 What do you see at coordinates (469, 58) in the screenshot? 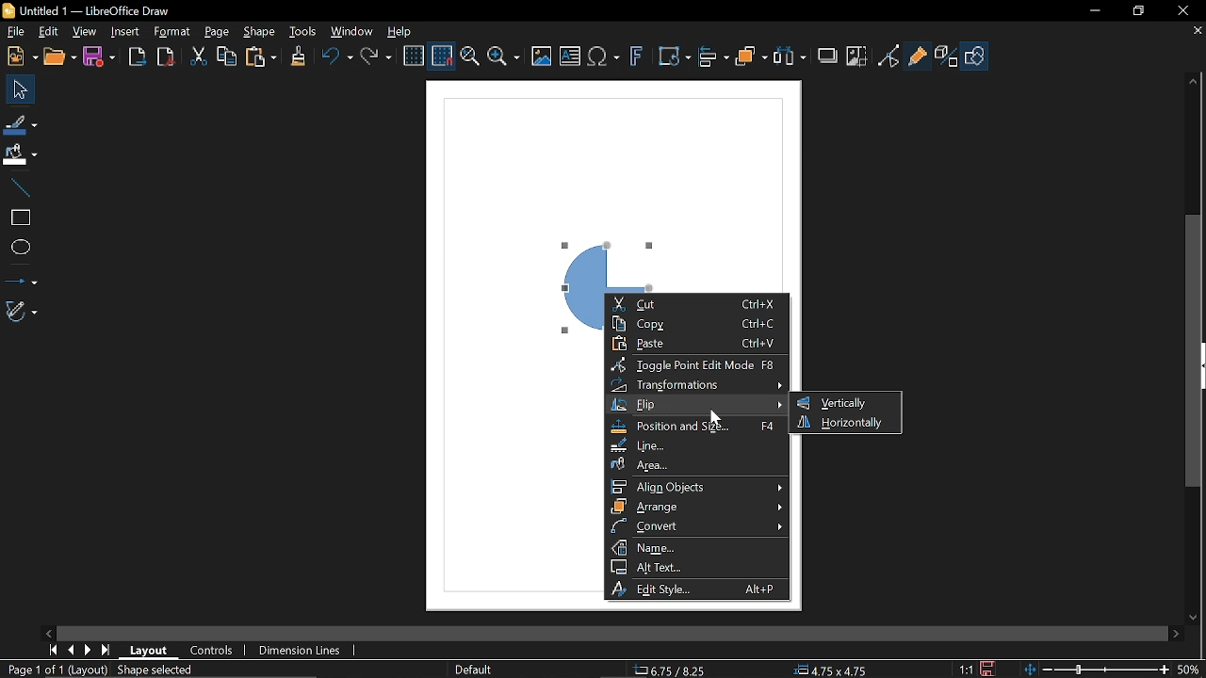
I see `Zoom and pan` at bounding box center [469, 58].